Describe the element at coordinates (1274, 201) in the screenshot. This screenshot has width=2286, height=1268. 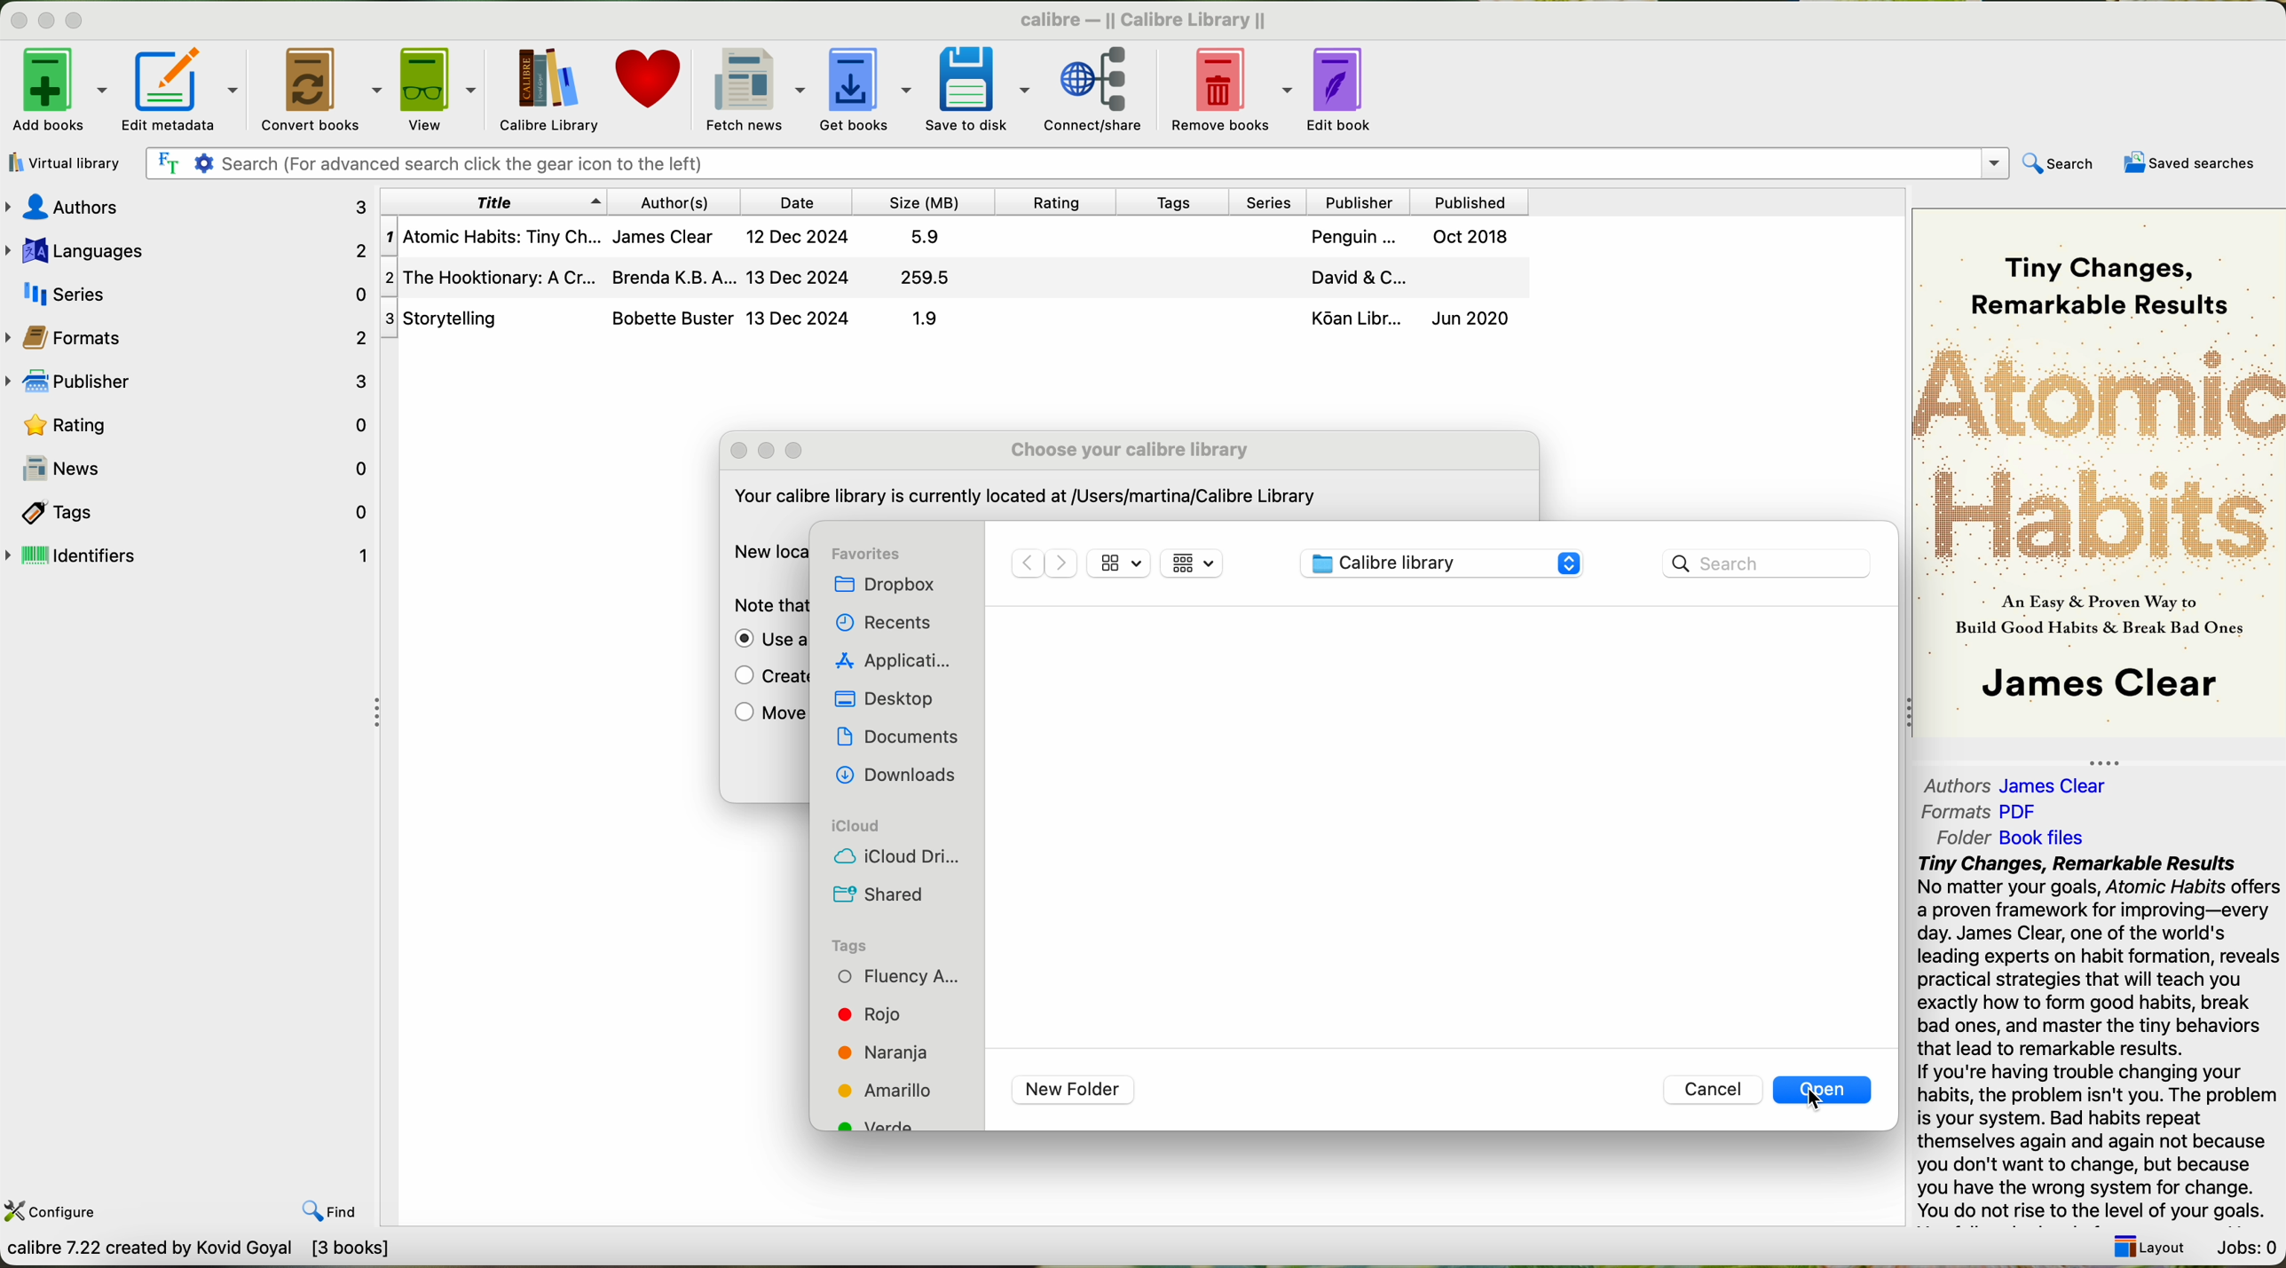
I see `series` at that location.